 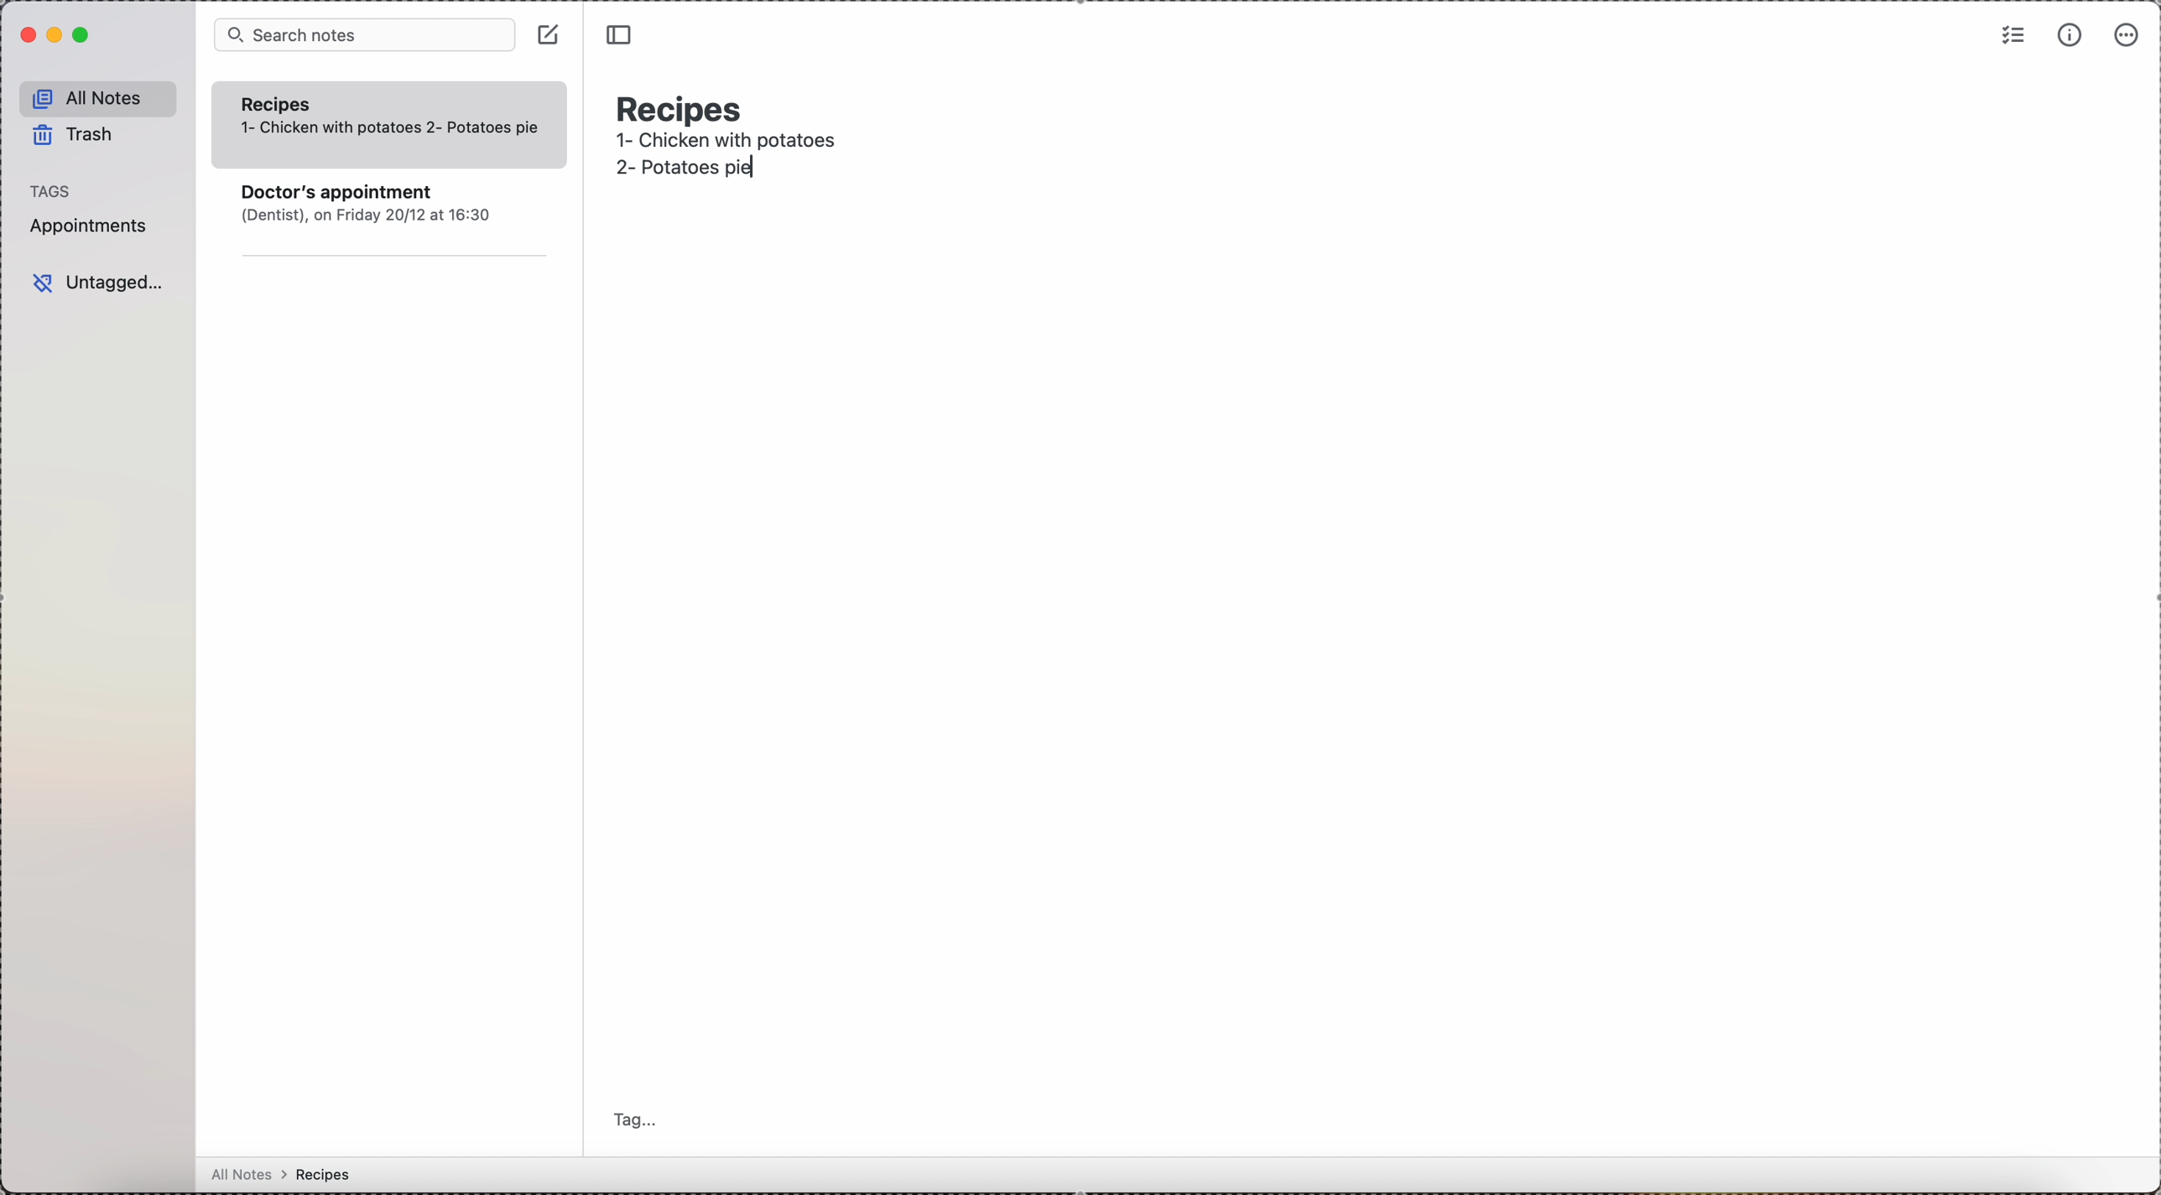 What do you see at coordinates (2070, 35) in the screenshot?
I see `metrics` at bounding box center [2070, 35].